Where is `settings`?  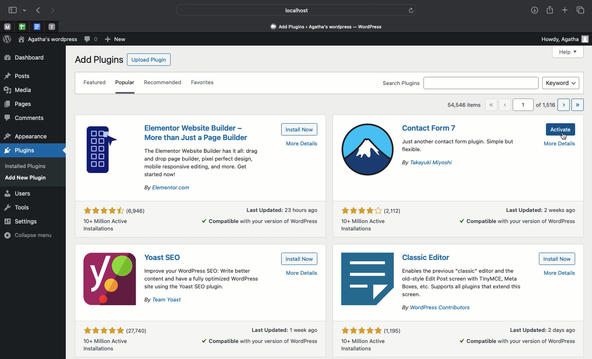 settings is located at coordinates (21, 221).